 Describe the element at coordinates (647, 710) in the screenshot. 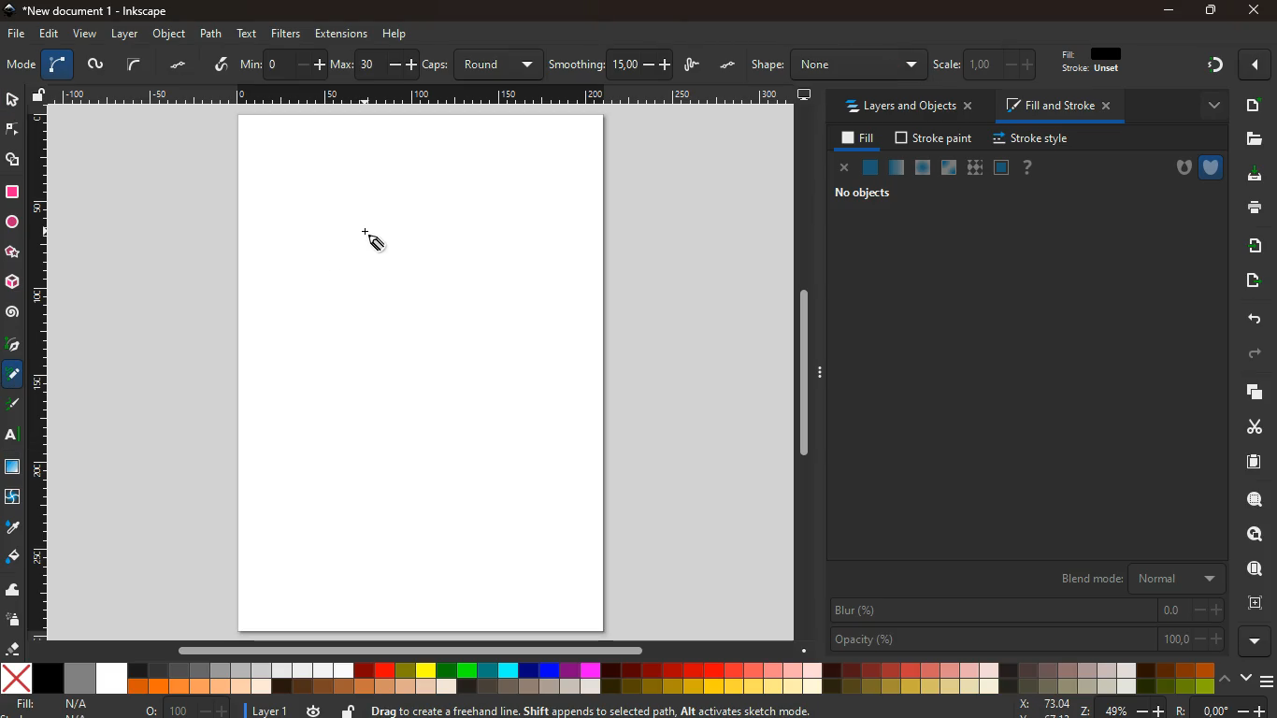

I see `No objects selected. Click Shift+ click Alt+scroll mouse on top of objects. or drag around objects to select.` at that location.